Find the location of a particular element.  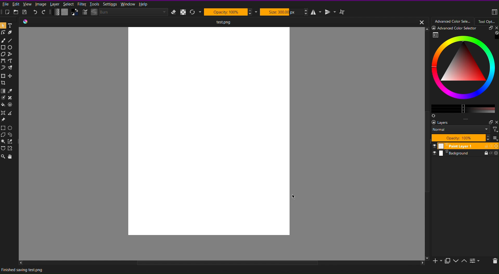

Slides is located at coordinates (464, 150).